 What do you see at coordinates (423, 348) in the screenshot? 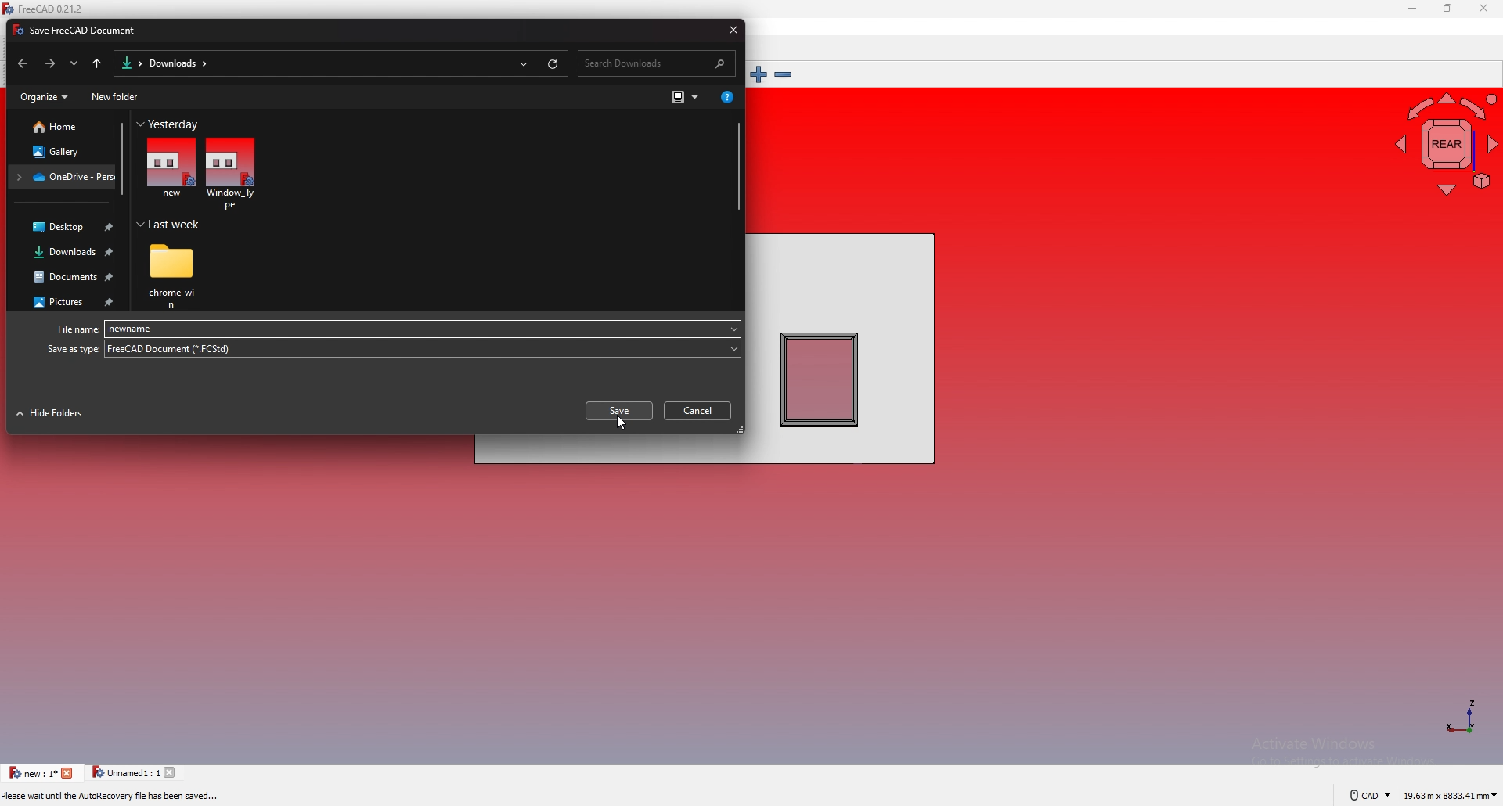
I see `file type` at bounding box center [423, 348].